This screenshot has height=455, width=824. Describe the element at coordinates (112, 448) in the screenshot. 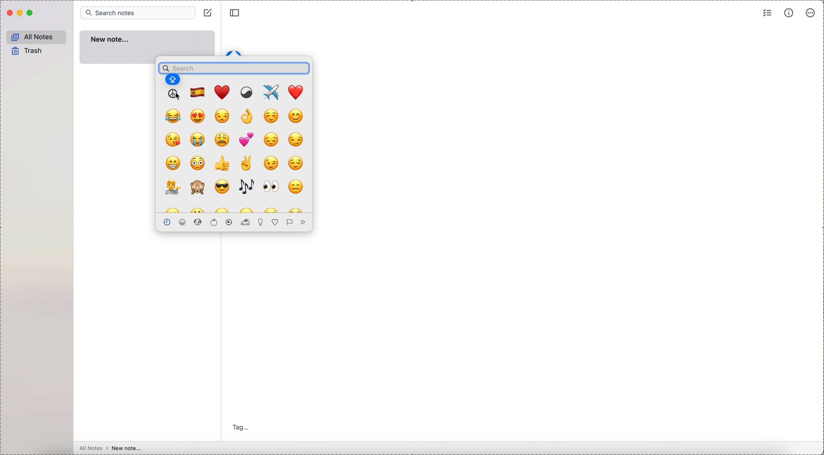

I see `all notes > new note...` at that location.